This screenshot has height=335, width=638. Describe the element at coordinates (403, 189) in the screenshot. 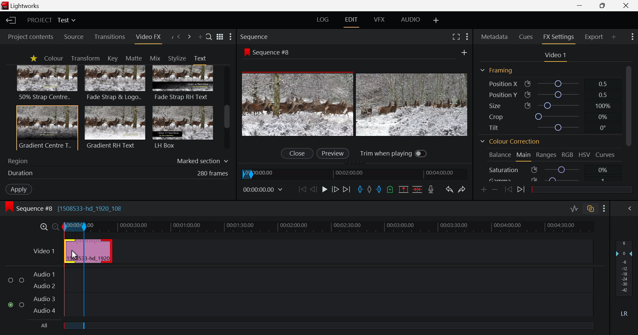

I see `Remove marked section` at that location.